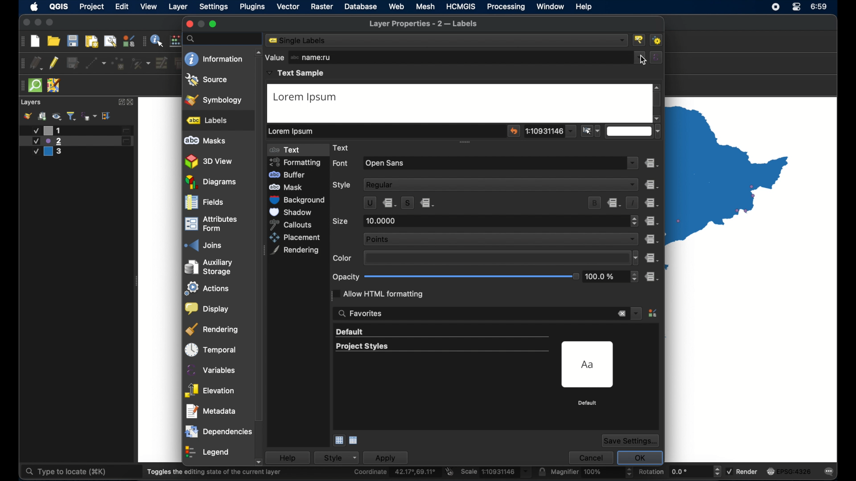 This screenshot has height=481, width=856. Describe the element at coordinates (35, 42) in the screenshot. I see `new` at that location.